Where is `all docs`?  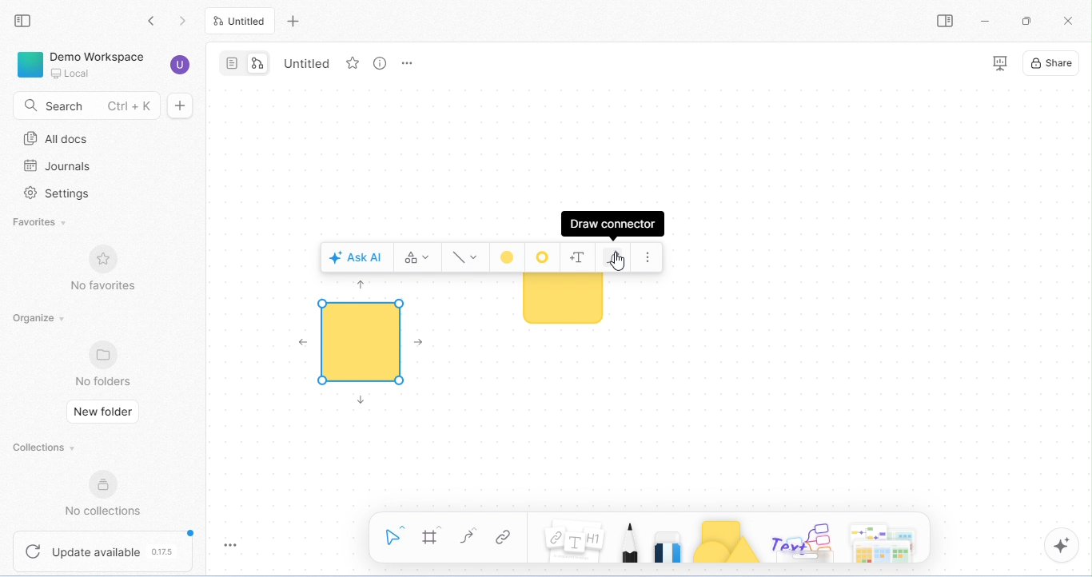 all docs is located at coordinates (58, 139).